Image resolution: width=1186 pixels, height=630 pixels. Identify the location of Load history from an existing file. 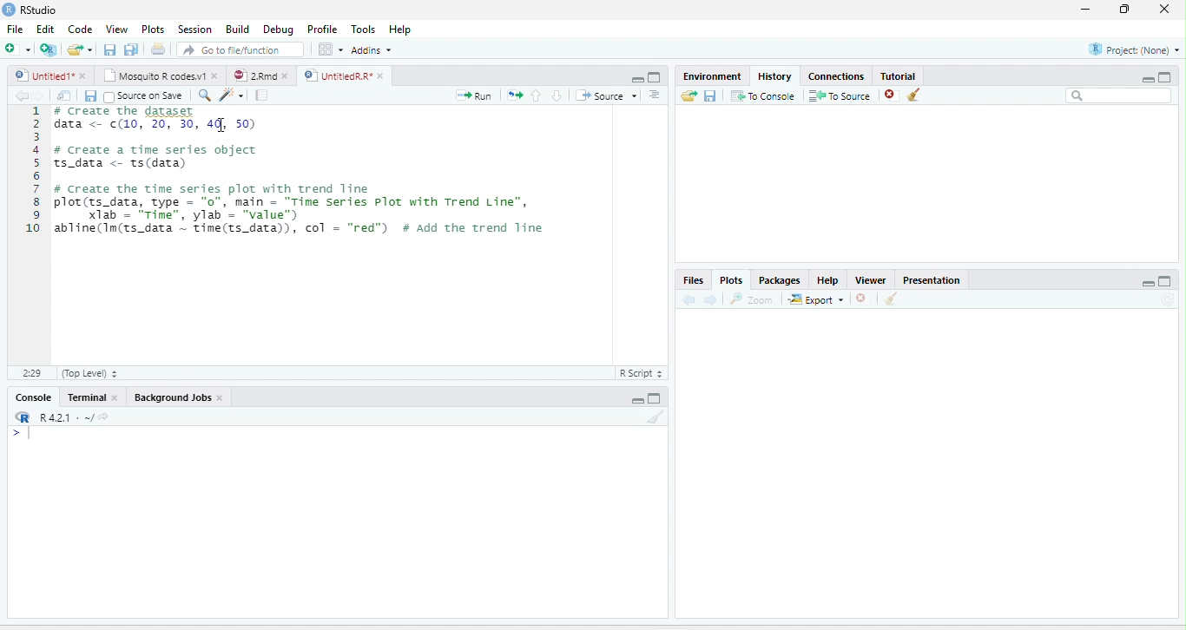
(689, 95).